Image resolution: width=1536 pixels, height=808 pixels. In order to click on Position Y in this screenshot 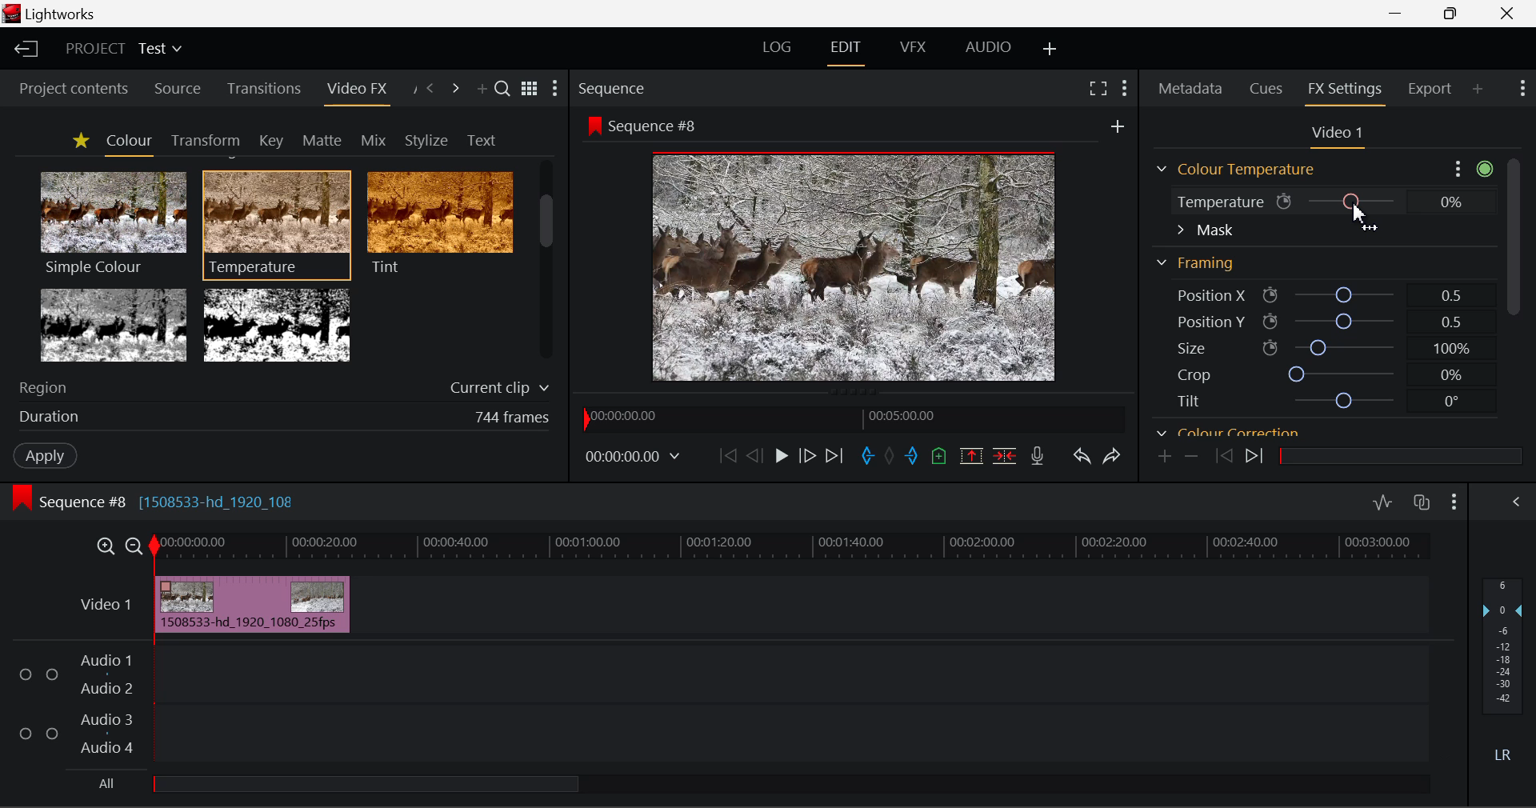, I will do `click(1344, 321)`.